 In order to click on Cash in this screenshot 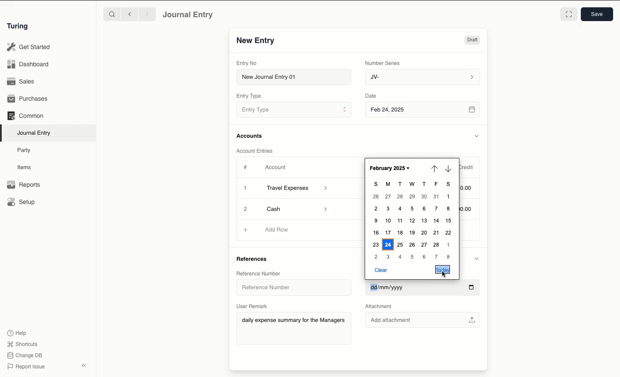, I will do `click(295, 208)`.